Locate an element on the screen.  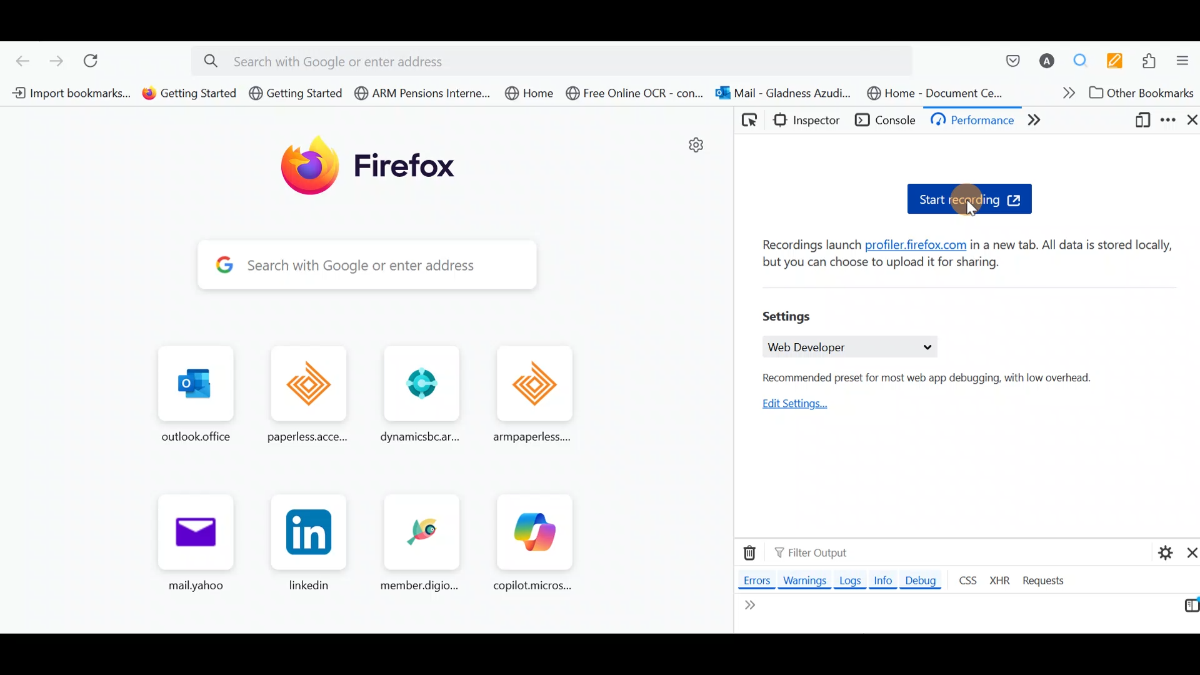
Web developer is located at coordinates (925, 361).